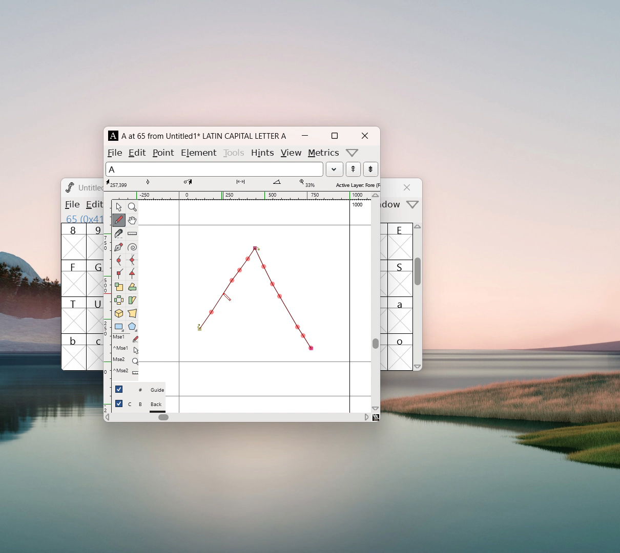  I want to click on , so click(92, 205).